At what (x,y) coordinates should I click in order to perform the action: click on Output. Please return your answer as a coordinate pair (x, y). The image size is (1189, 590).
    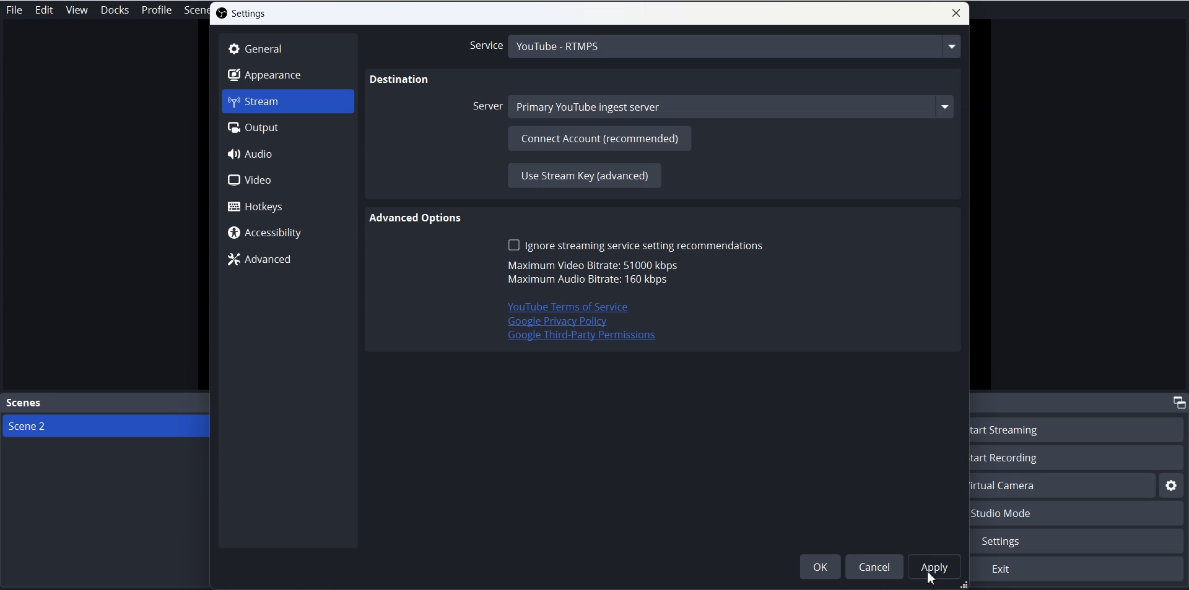
    Looking at the image, I should click on (288, 127).